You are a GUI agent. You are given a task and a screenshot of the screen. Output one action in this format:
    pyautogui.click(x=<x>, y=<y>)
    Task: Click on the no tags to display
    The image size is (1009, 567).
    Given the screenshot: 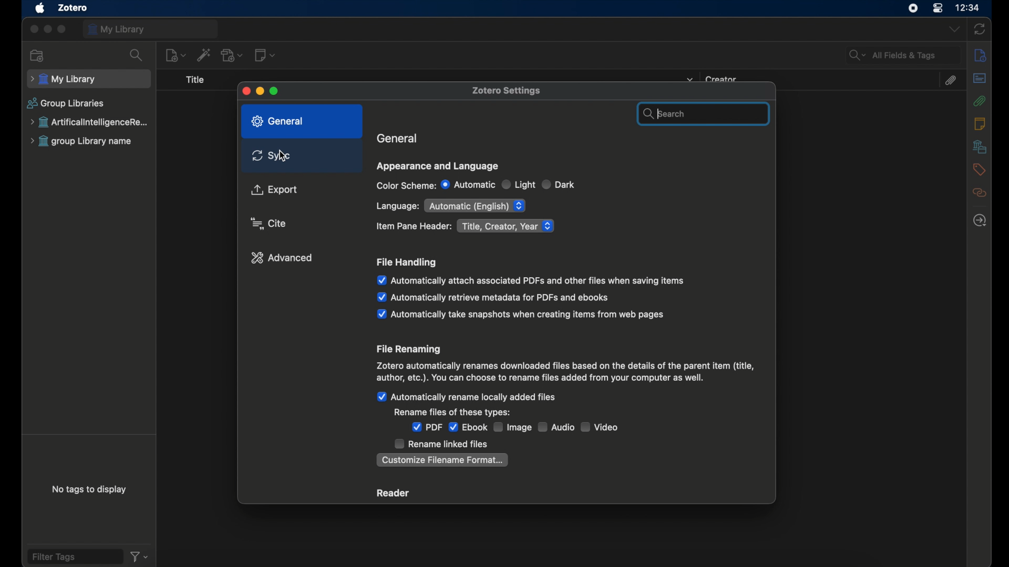 What is the action you would take?
    pyautogui.click(x=88, y=489)
    